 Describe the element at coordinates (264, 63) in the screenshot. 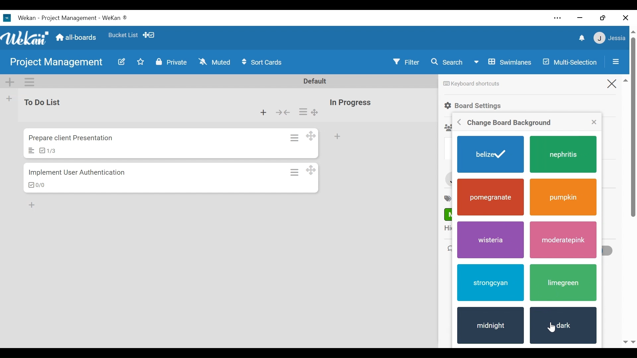

I see `Sort Cards` at that location.